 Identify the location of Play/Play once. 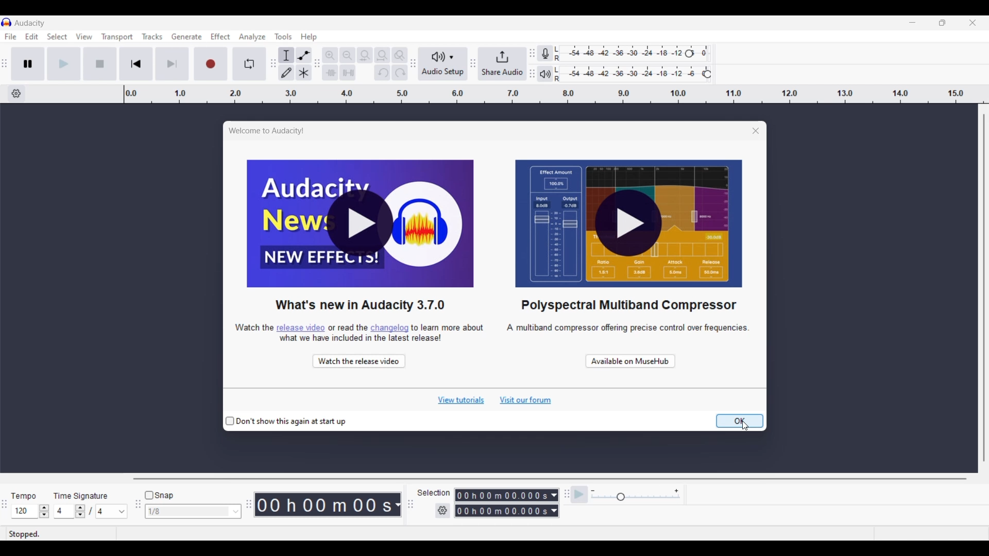
(63, 64).